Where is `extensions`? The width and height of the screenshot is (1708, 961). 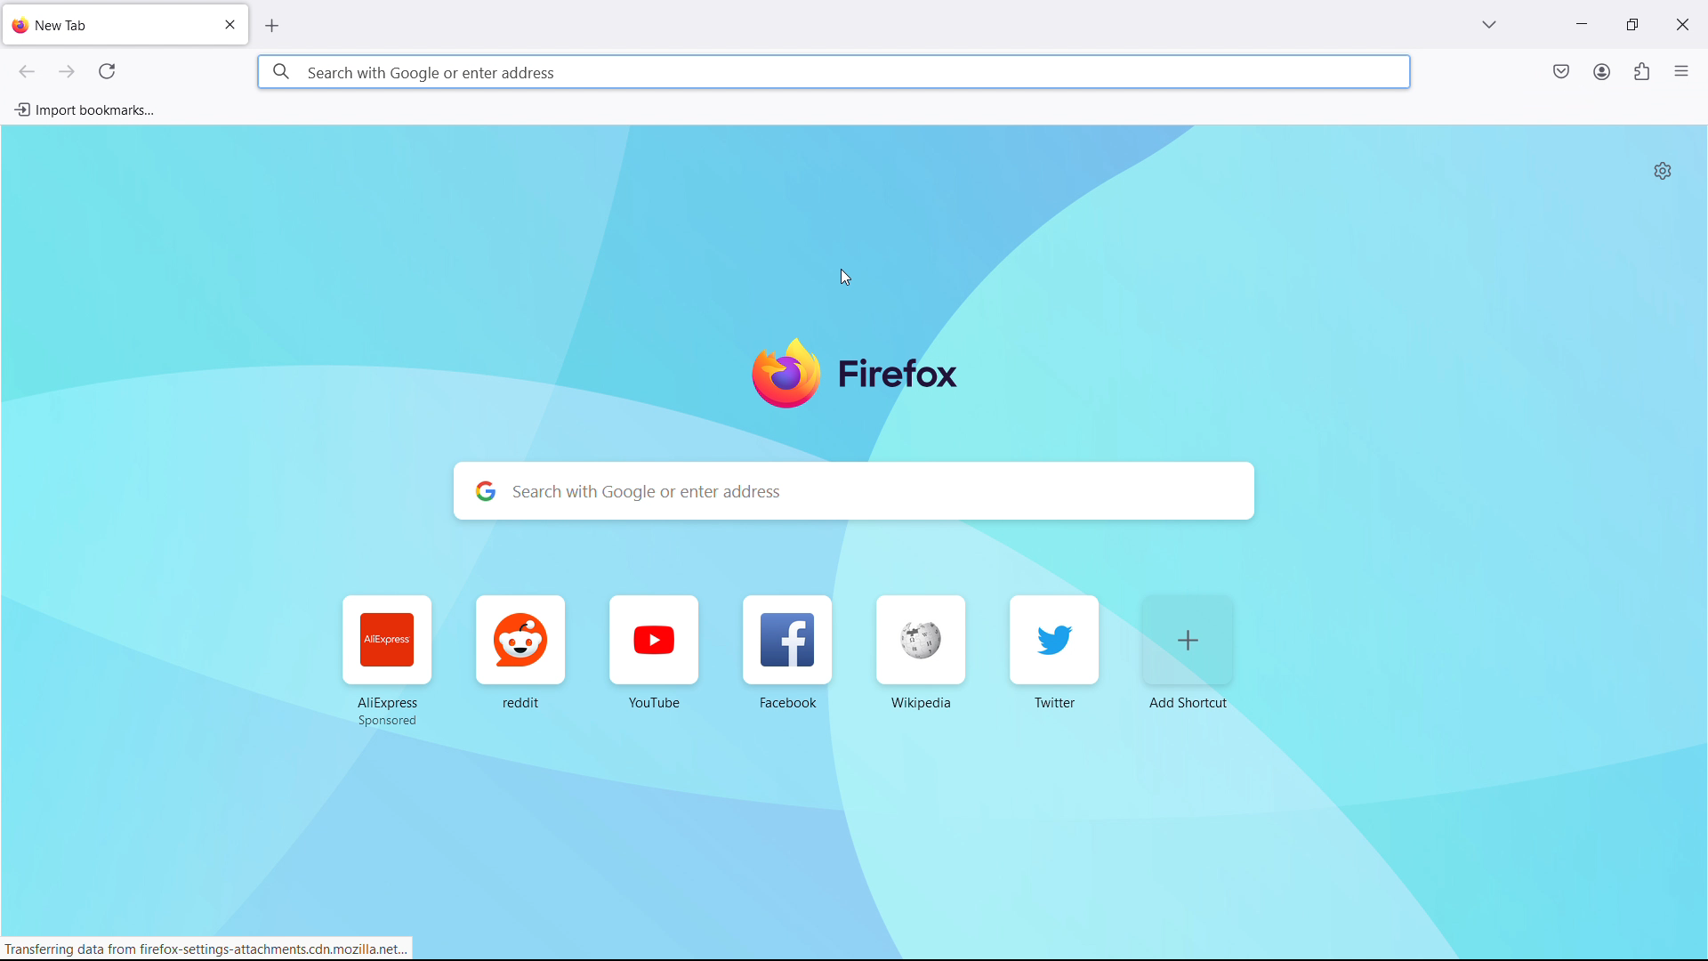 extensions is located at coordinates (1640, 71).